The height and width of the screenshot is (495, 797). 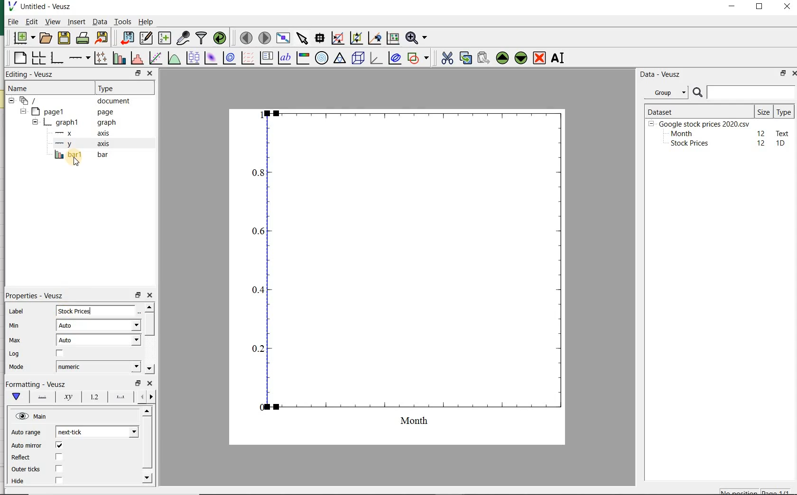 I want to click on Min, so click(x=15, y=326).